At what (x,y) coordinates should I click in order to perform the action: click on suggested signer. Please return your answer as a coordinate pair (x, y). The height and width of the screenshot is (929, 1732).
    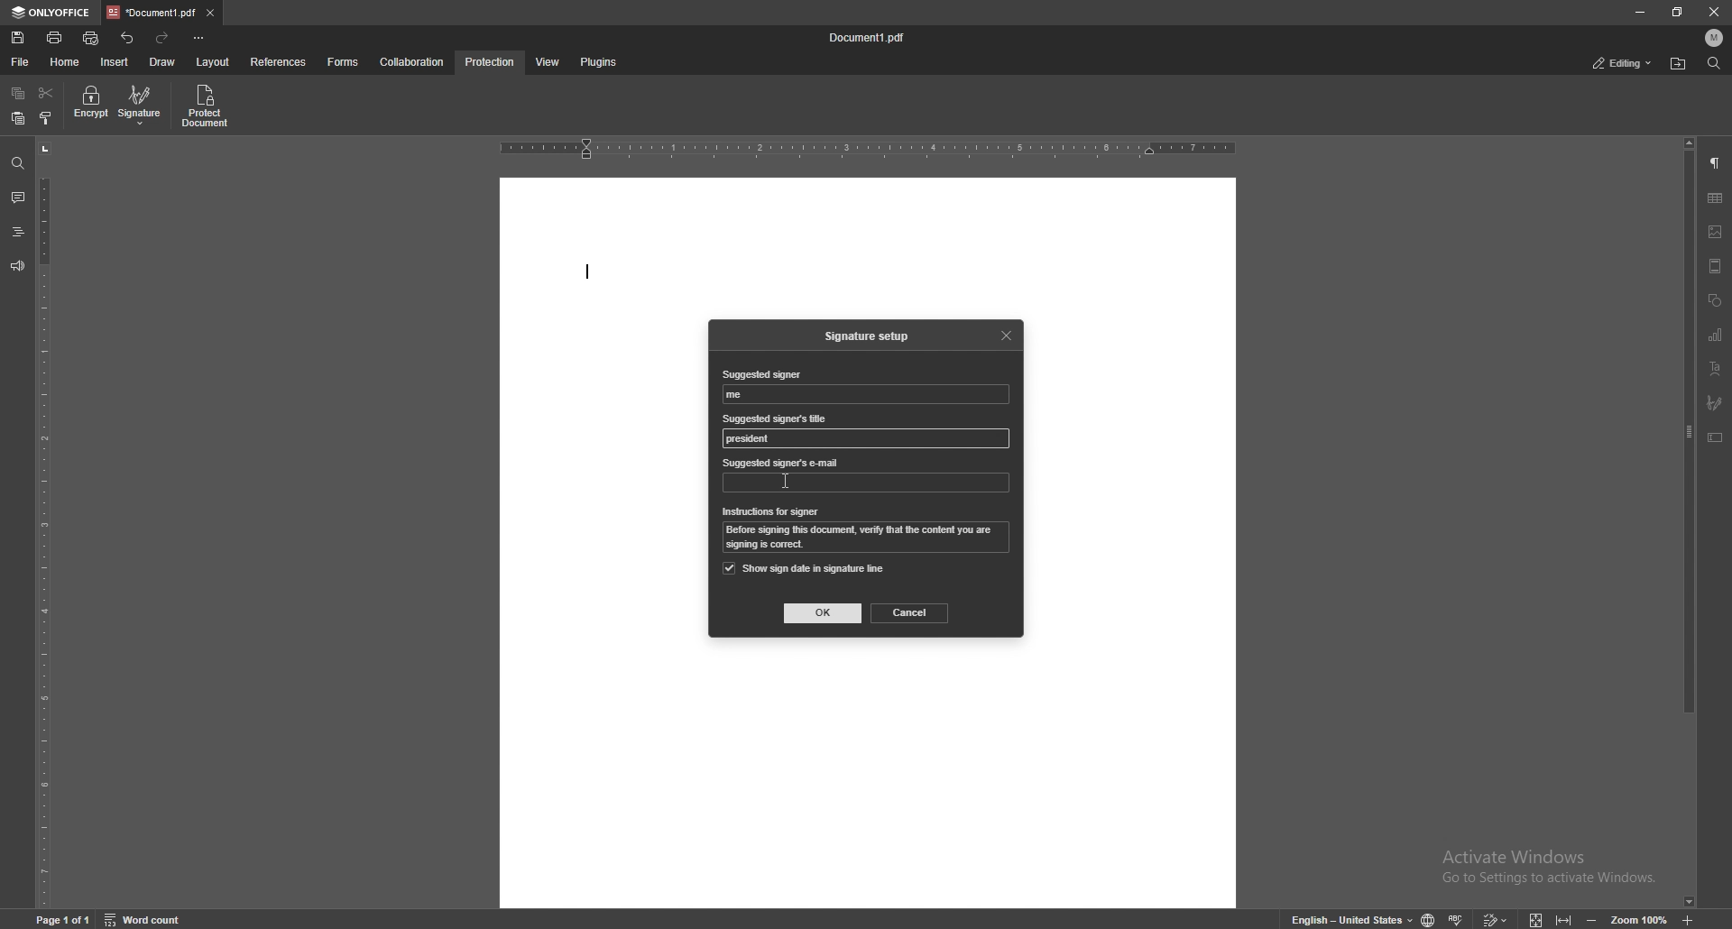
    Looking at the image, I should click on (760, 375).